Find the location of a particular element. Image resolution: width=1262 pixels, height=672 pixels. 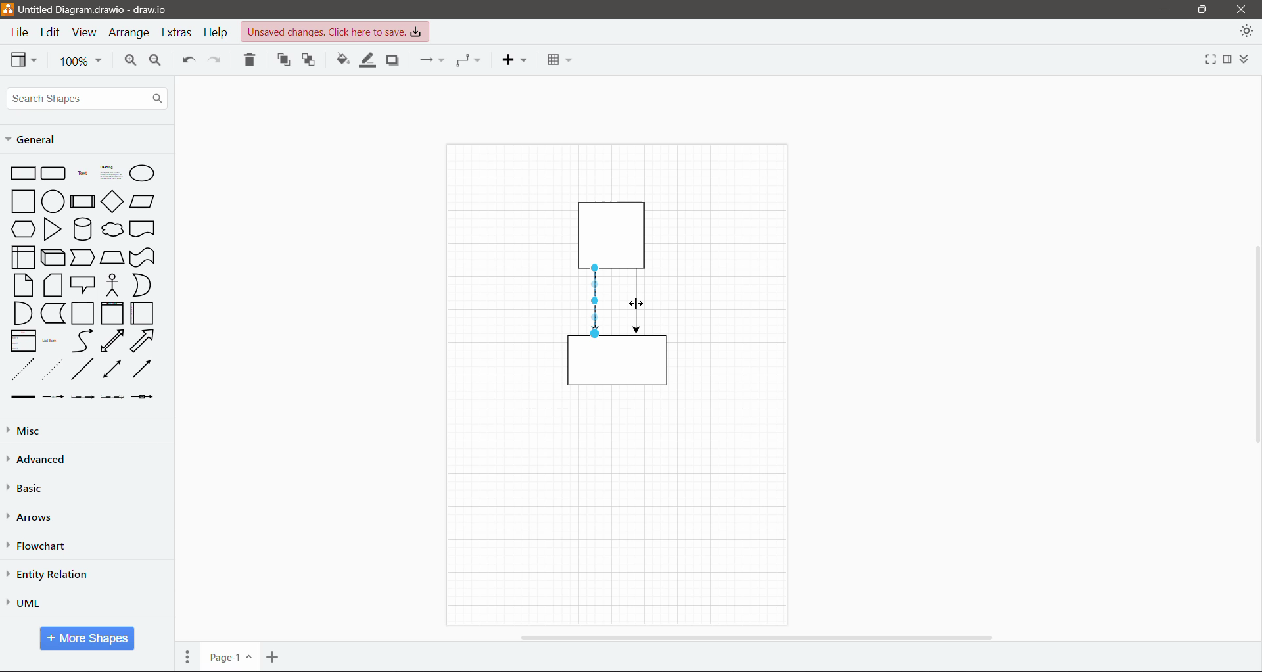

Format is located at coordinates (1227, 60).